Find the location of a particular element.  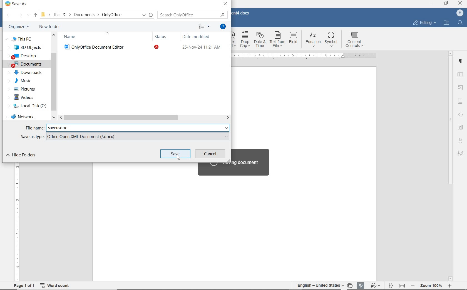

text art is located at coordinates (461, 140).